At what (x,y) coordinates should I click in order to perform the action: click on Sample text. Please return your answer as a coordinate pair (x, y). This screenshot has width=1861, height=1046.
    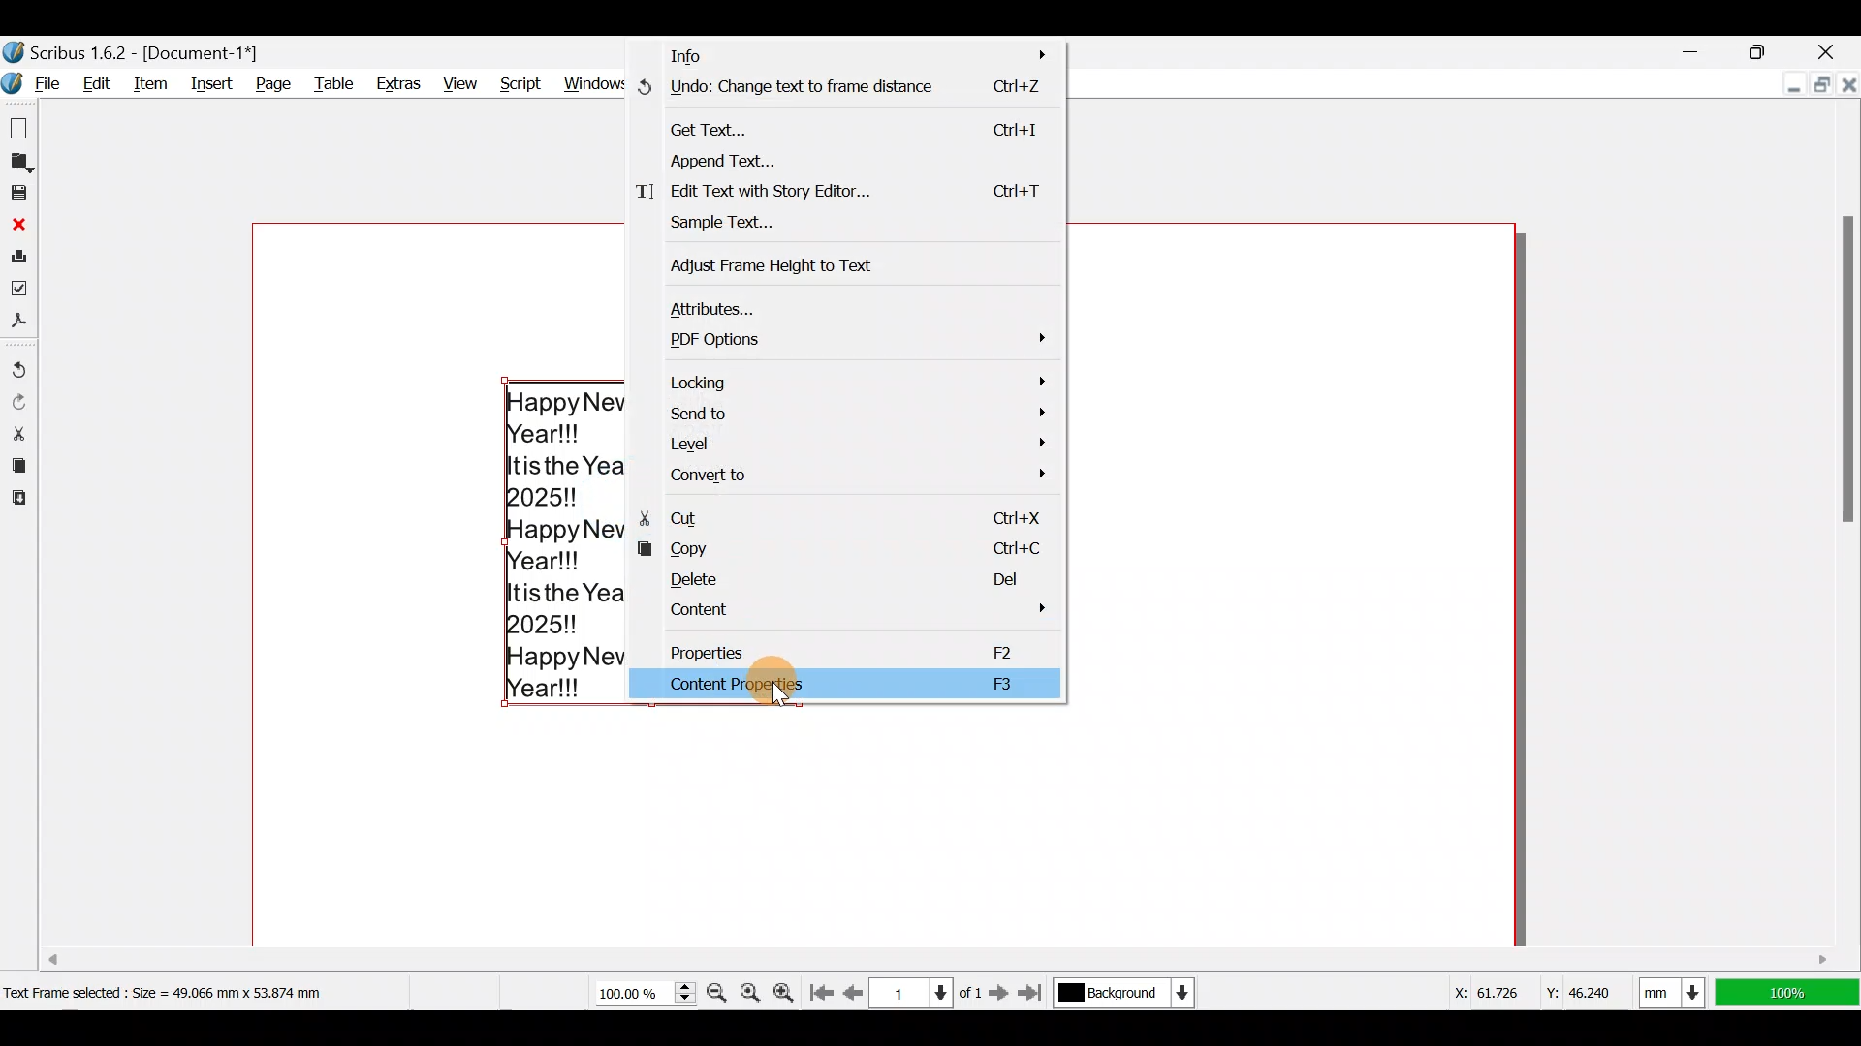
    Looking at the image, I should click on (760, 227).